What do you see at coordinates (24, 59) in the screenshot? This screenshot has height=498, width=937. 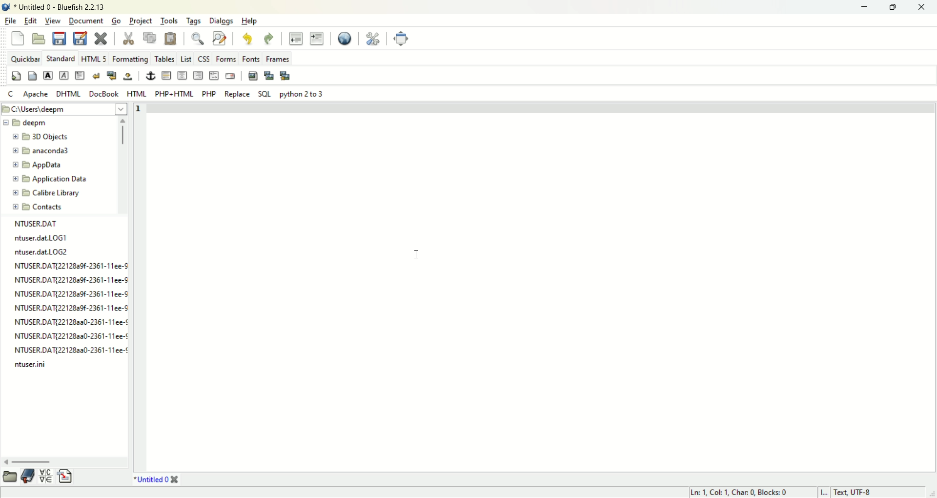 I see `quickbar` at bounding box center [24, 59].